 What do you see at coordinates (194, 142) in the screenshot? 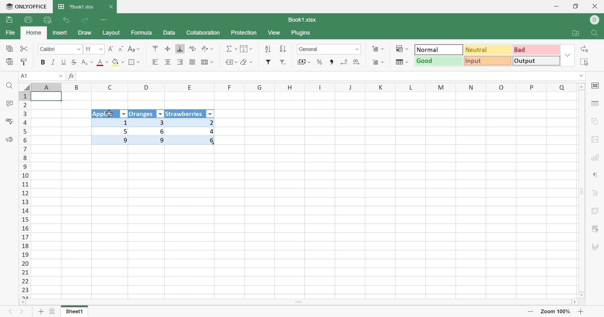
I see `6` at bounding box center [194, 142].